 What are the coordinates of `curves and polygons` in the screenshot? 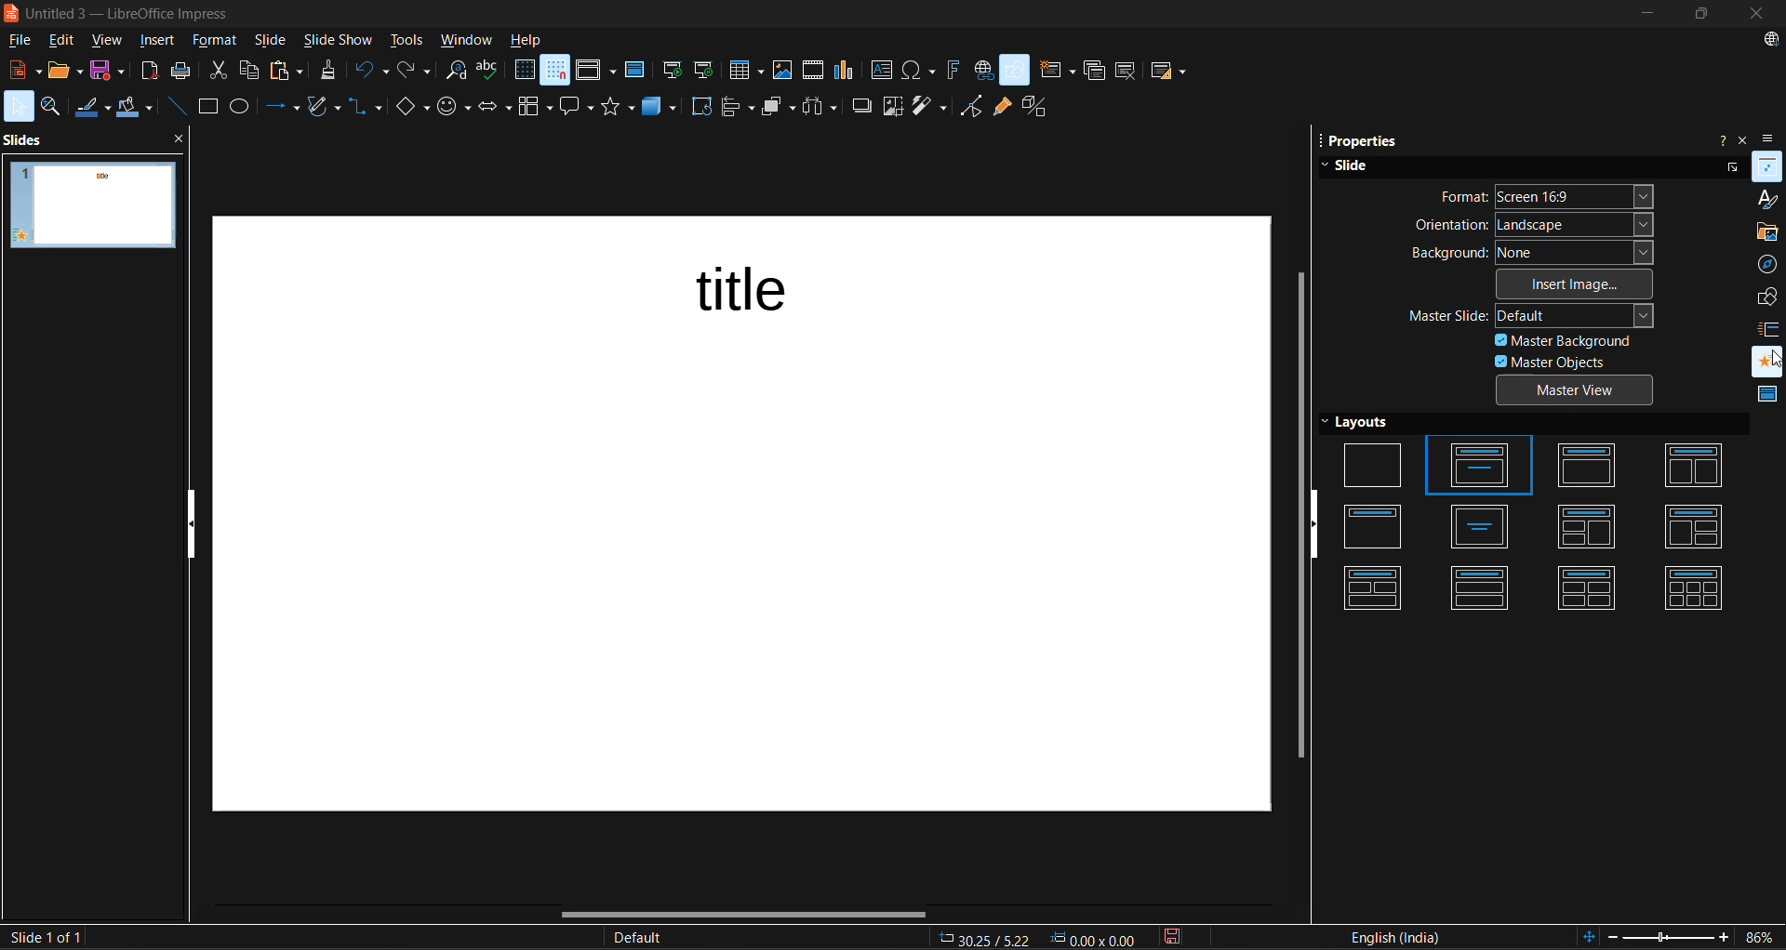 It's located at (323, 107).